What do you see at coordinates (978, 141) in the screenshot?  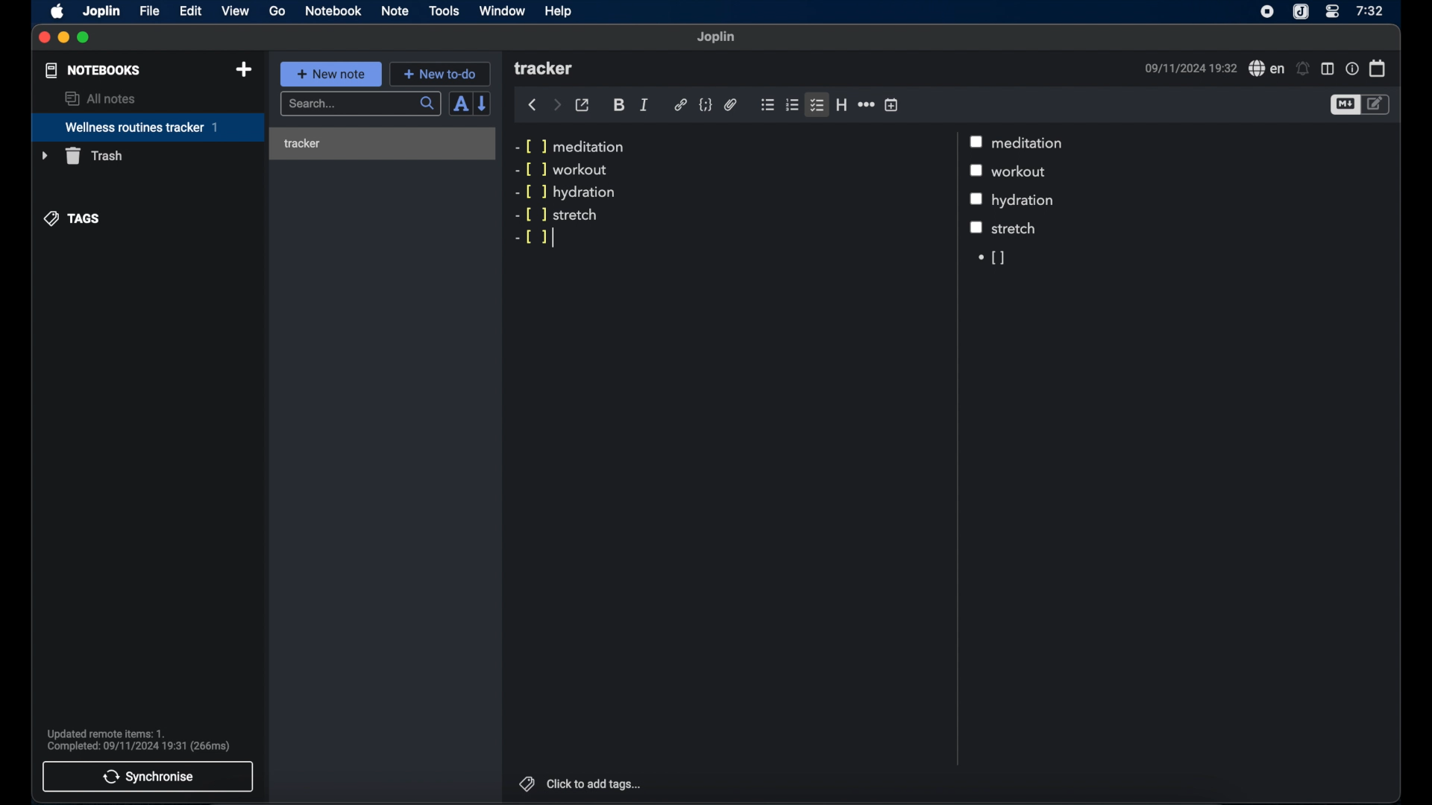 I see `checkbox` at bounding box center [978, 141].